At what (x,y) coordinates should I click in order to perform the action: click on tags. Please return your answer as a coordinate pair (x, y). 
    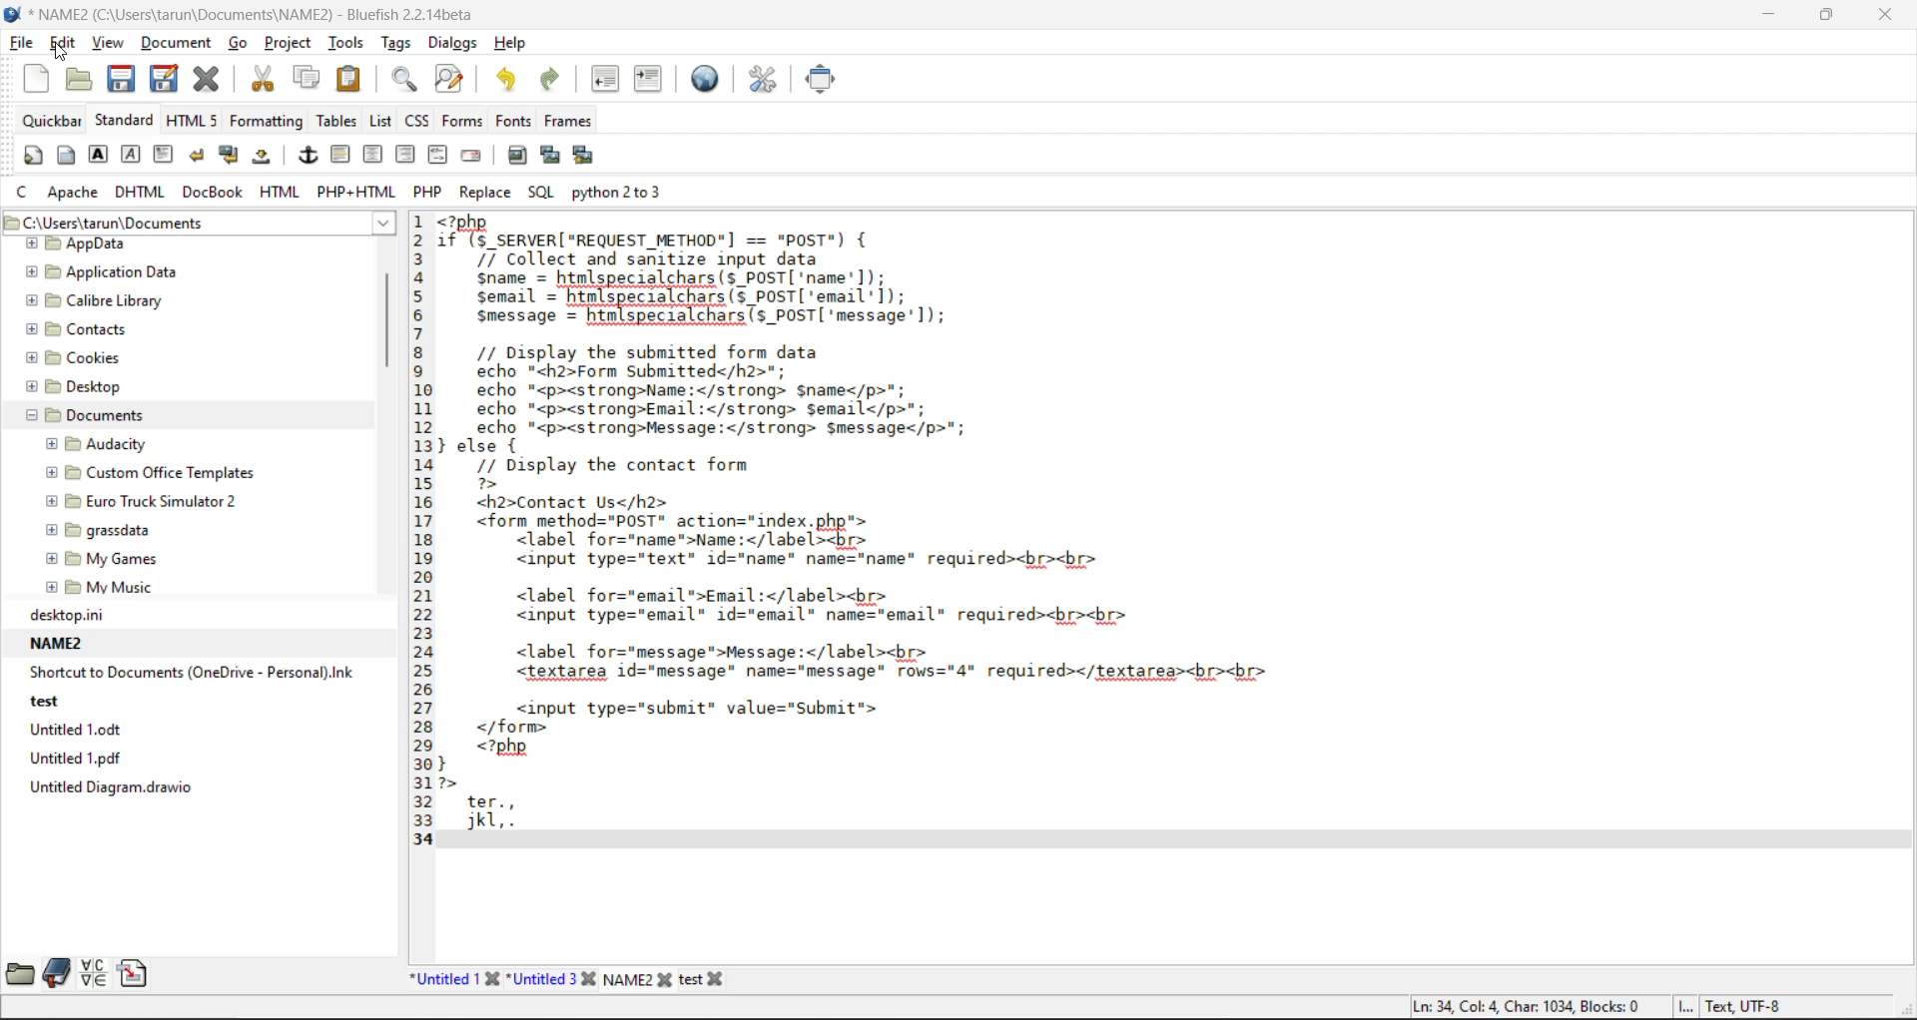
    Looking at the image, I should click on (401, 45).